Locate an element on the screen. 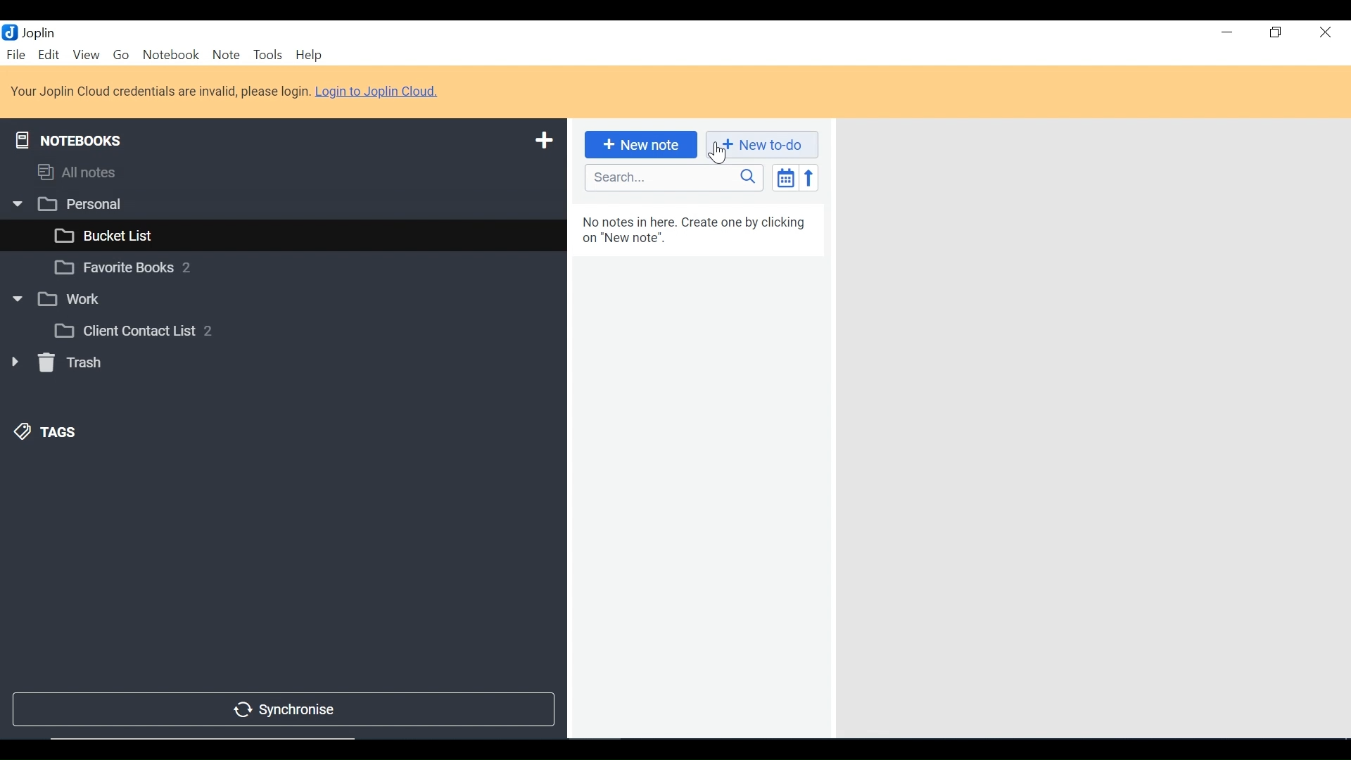  Add New Note is located at coordinates (639, 145).